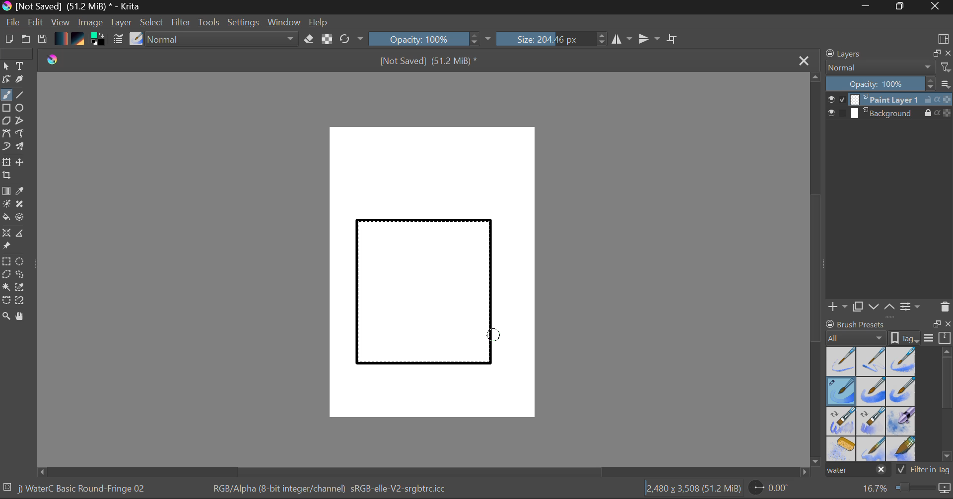 The image size is (953, 499). I want to click on Bezier Curve Selector, so click(6, 301).